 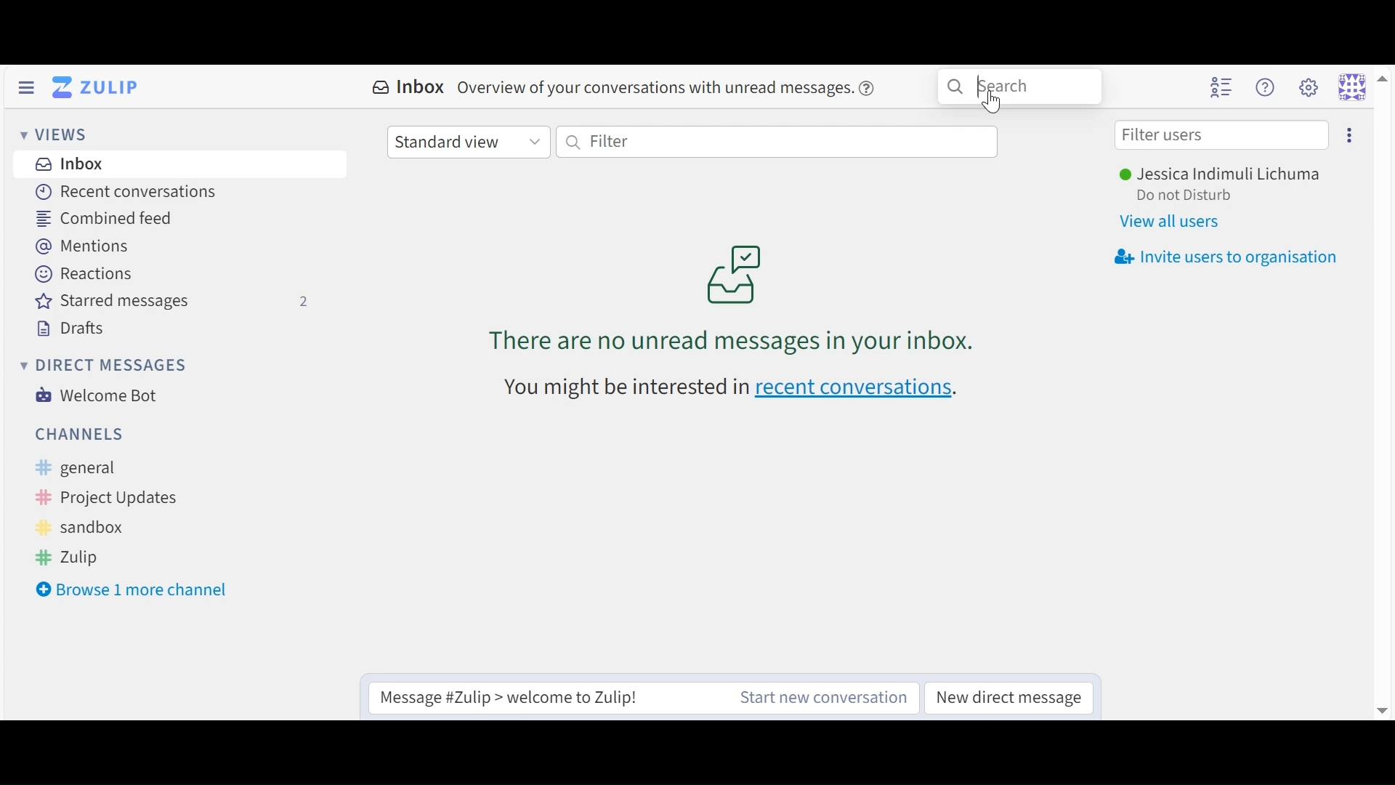 What do you see at coordinates (1306, 87) in the screenshot?
I see `main menu` at bounding box center [1306, 87].